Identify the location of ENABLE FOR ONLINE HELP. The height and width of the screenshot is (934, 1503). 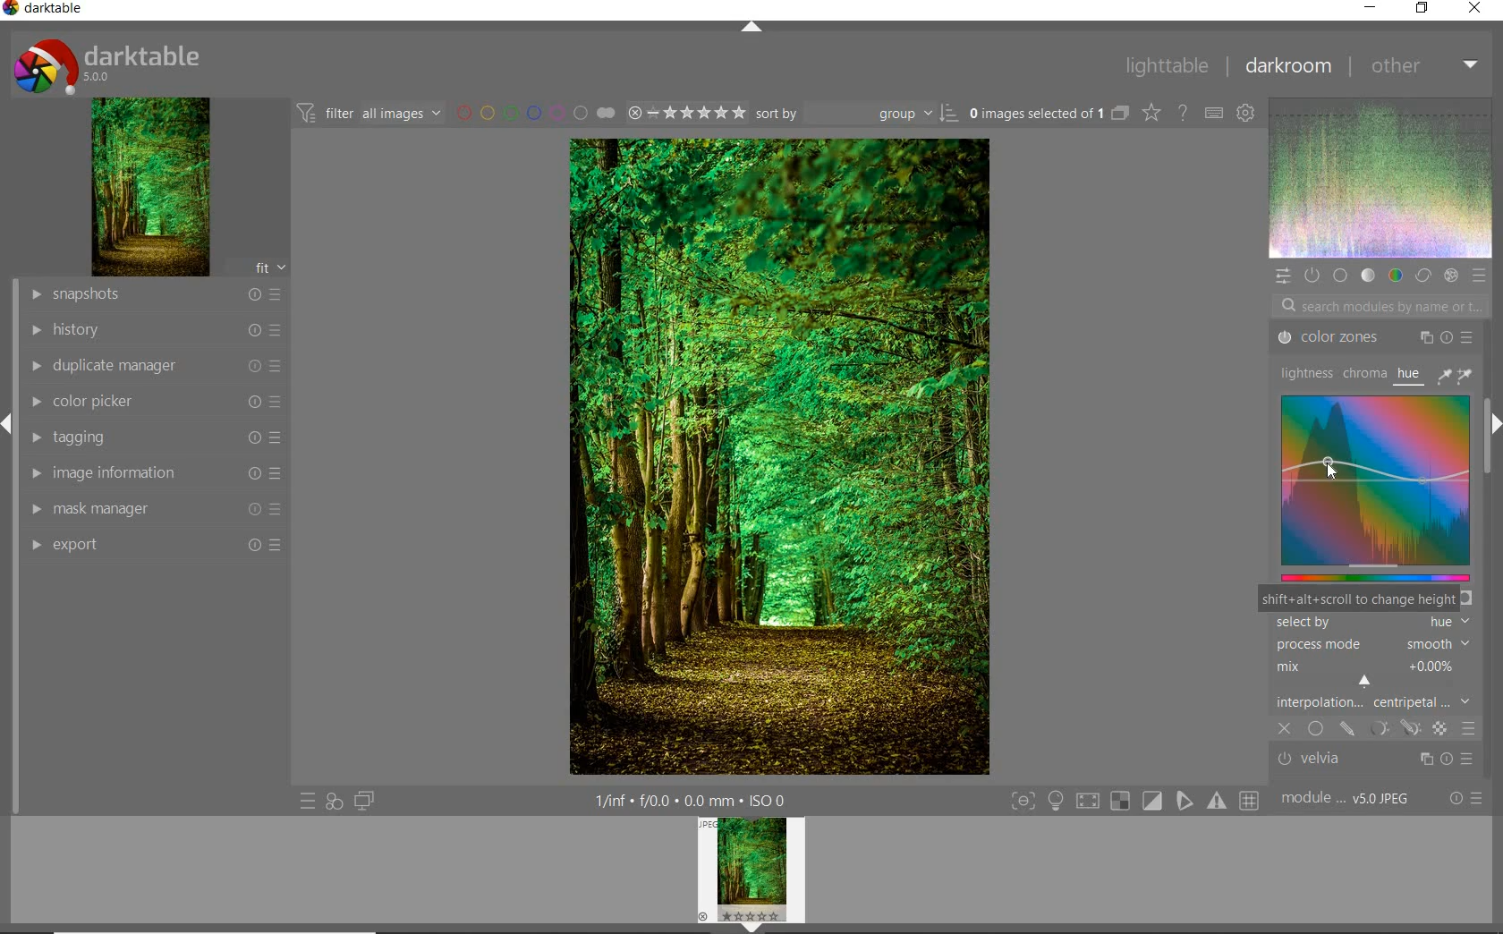
(1182, 113).